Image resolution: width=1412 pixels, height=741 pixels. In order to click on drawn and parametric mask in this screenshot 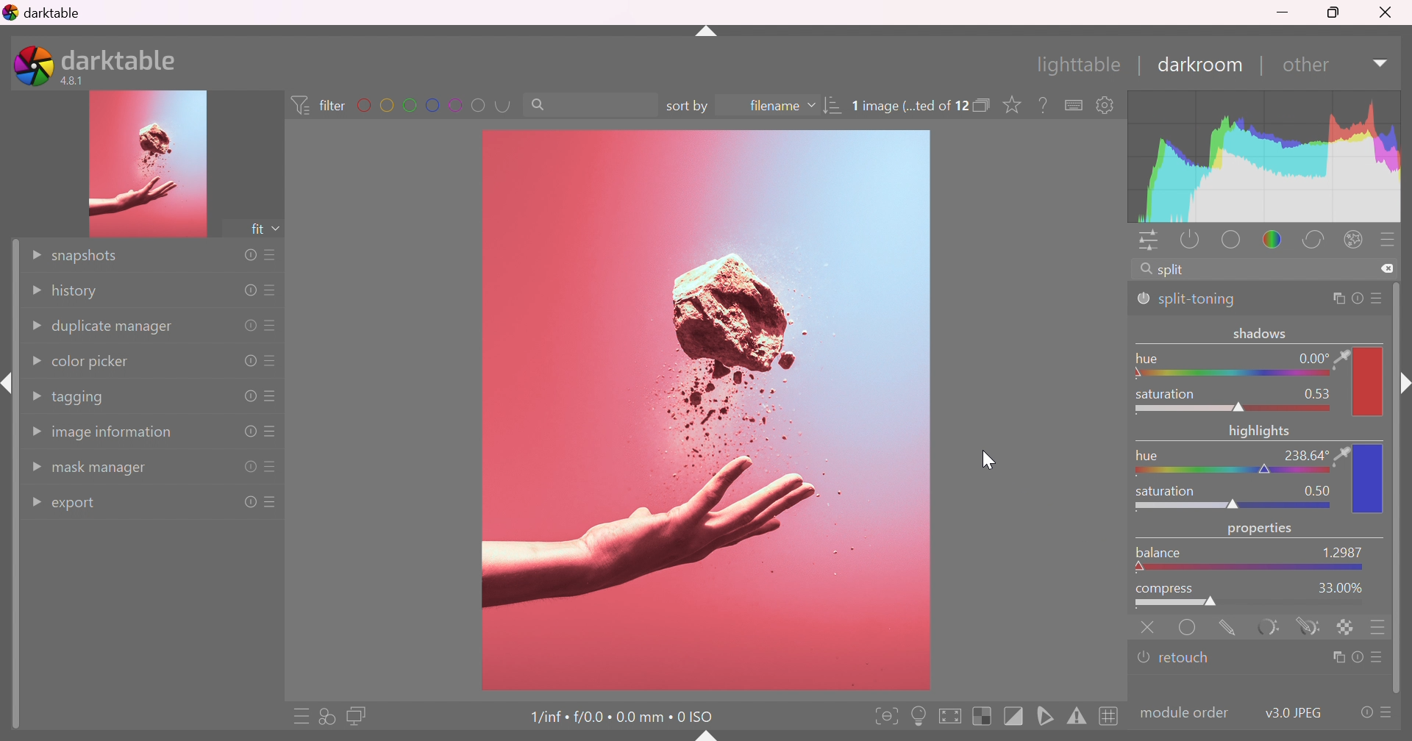, I will do `click(1308, 625)`.